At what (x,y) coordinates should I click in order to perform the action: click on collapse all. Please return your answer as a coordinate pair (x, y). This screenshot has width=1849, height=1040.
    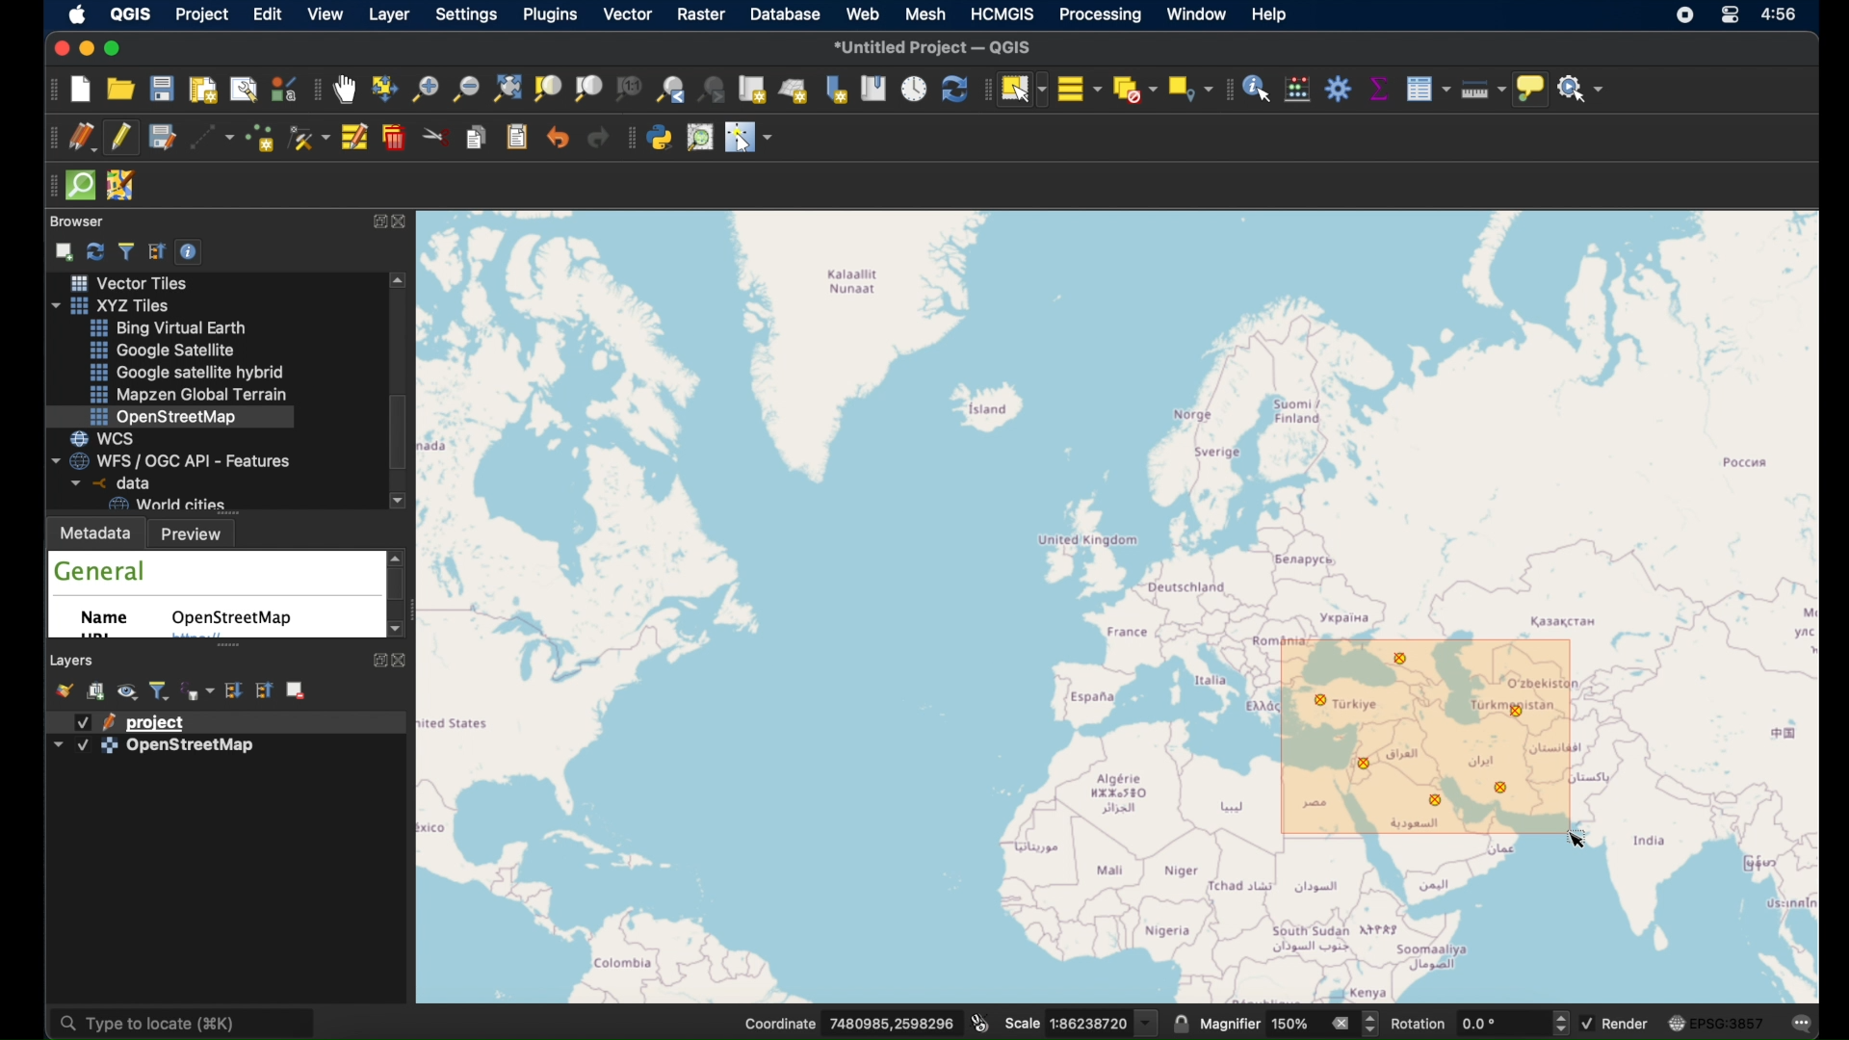
    Looking at the image, I should click on (263, 689).